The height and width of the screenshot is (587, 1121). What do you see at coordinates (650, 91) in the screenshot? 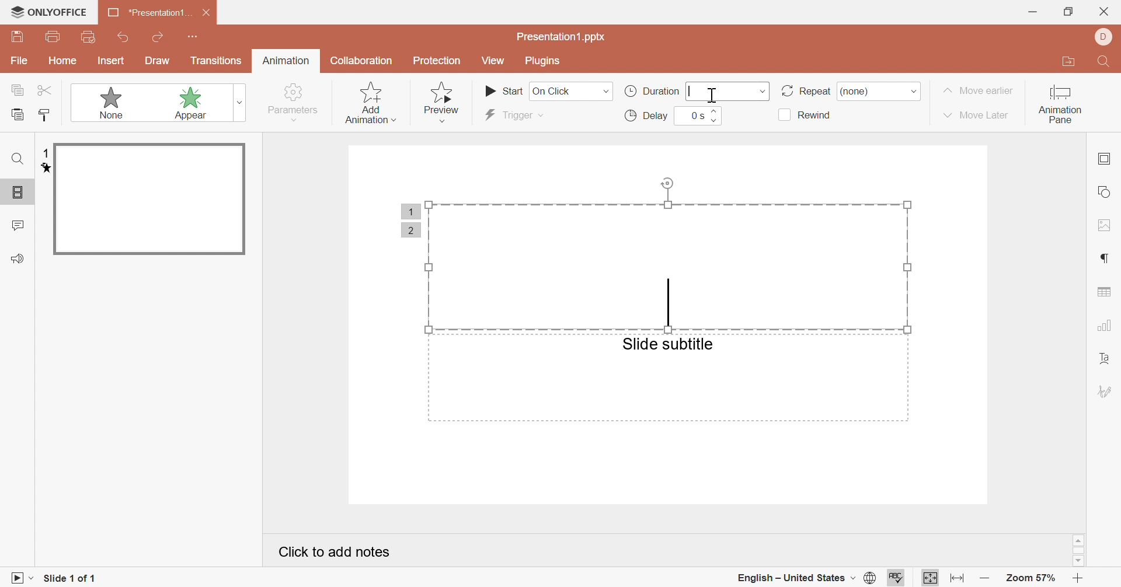
I see `duration` at bounding box center [650, 91].